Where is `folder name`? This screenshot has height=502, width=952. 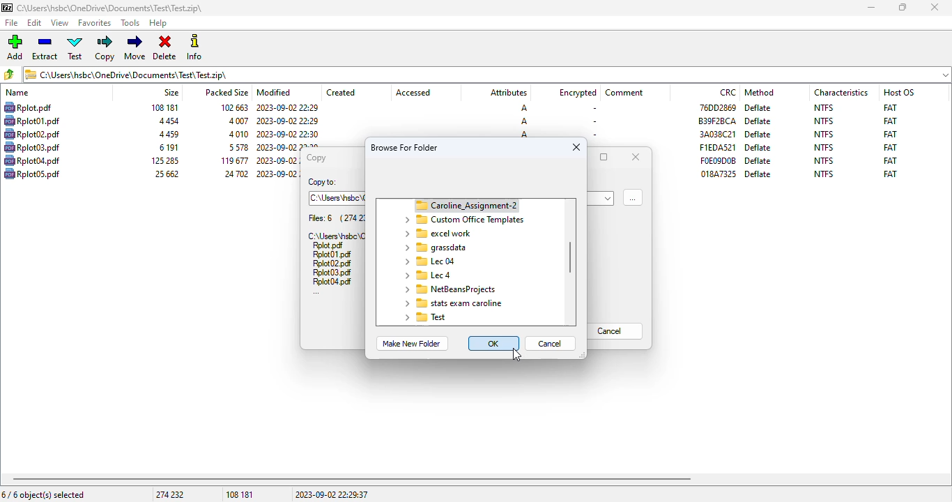 folder name is located at coordinates (427, 275).